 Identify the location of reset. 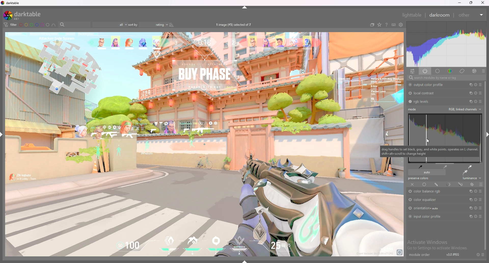
(476, 85).